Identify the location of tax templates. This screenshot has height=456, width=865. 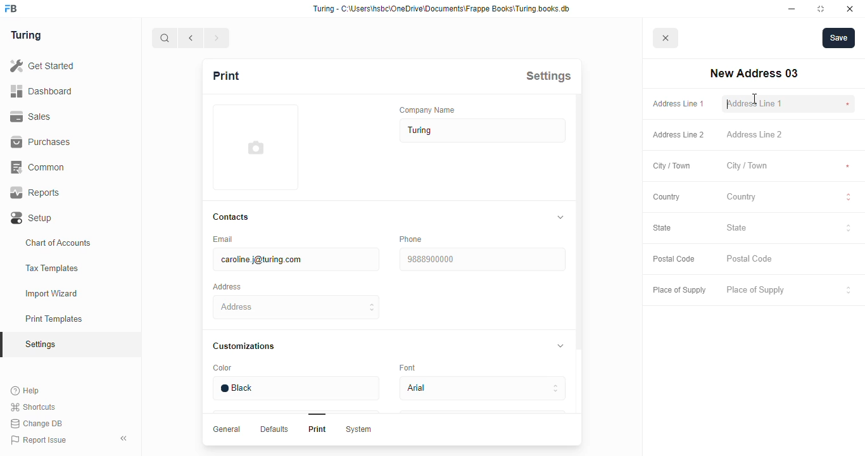
(51, 268).